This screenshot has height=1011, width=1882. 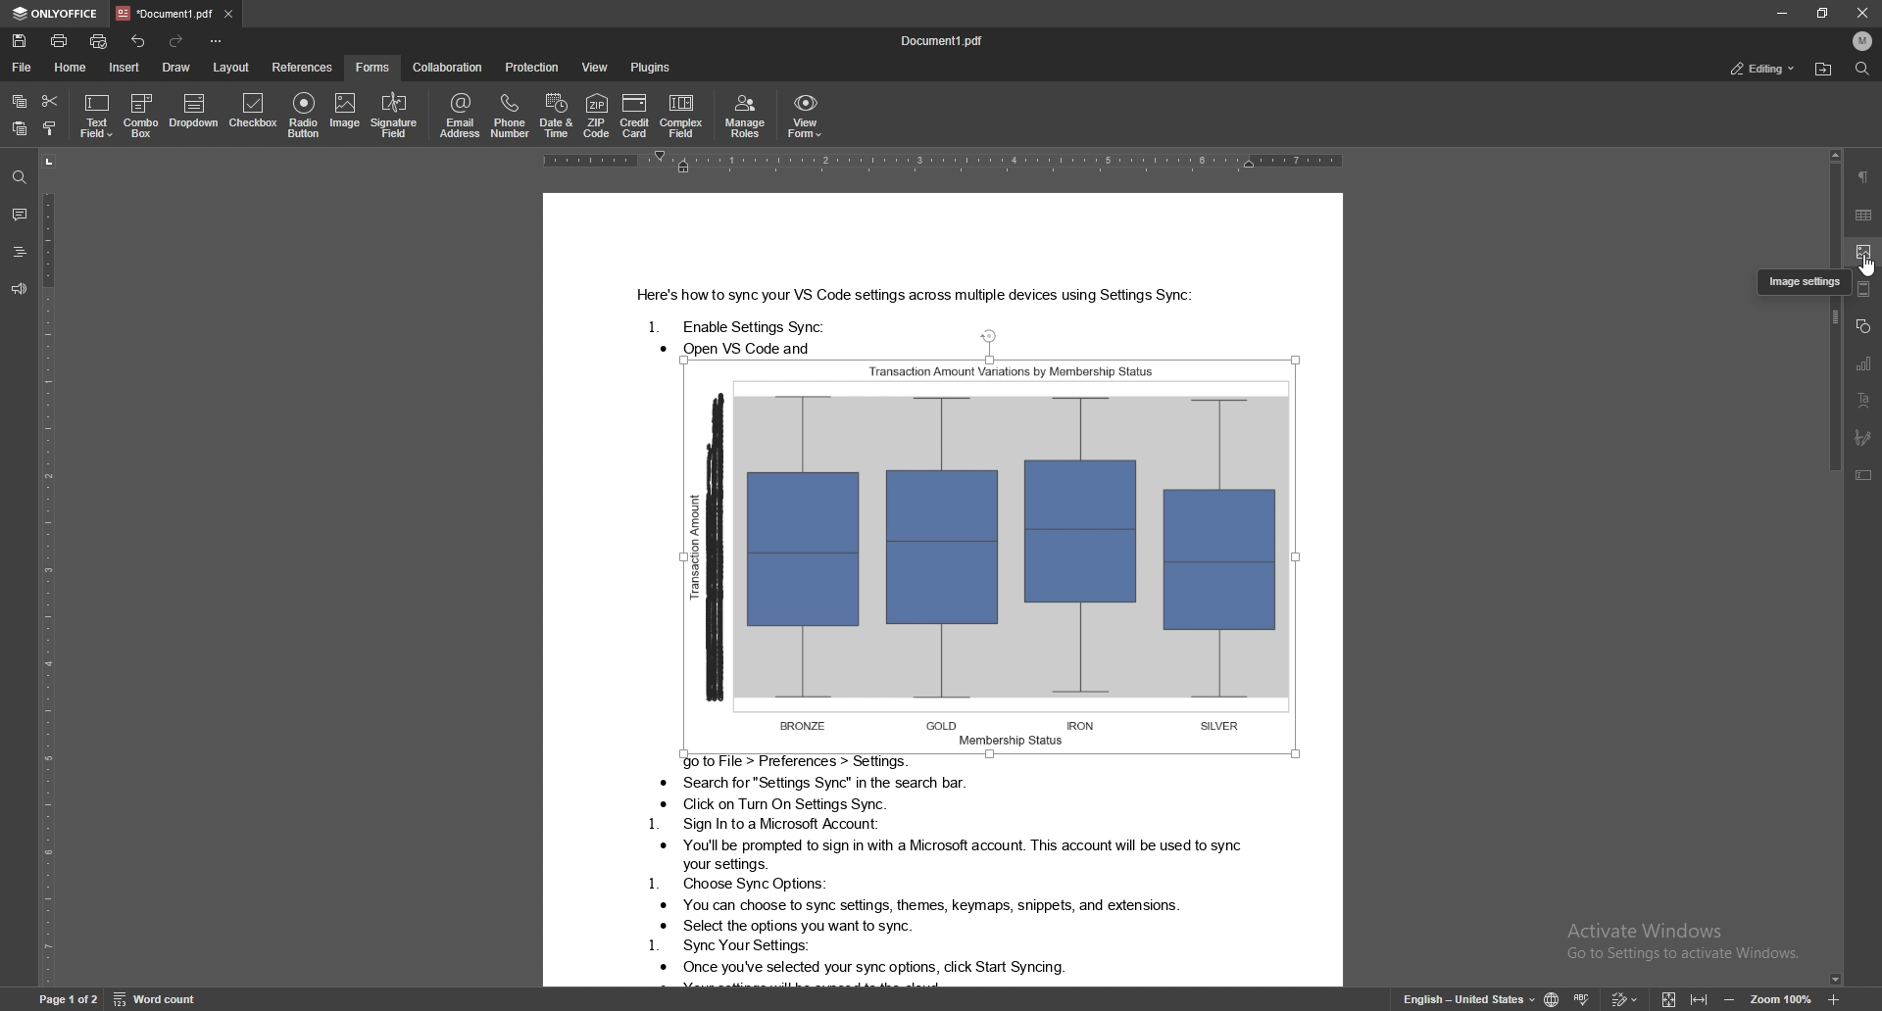 I want to click on email address, so click(x=460, y=115).